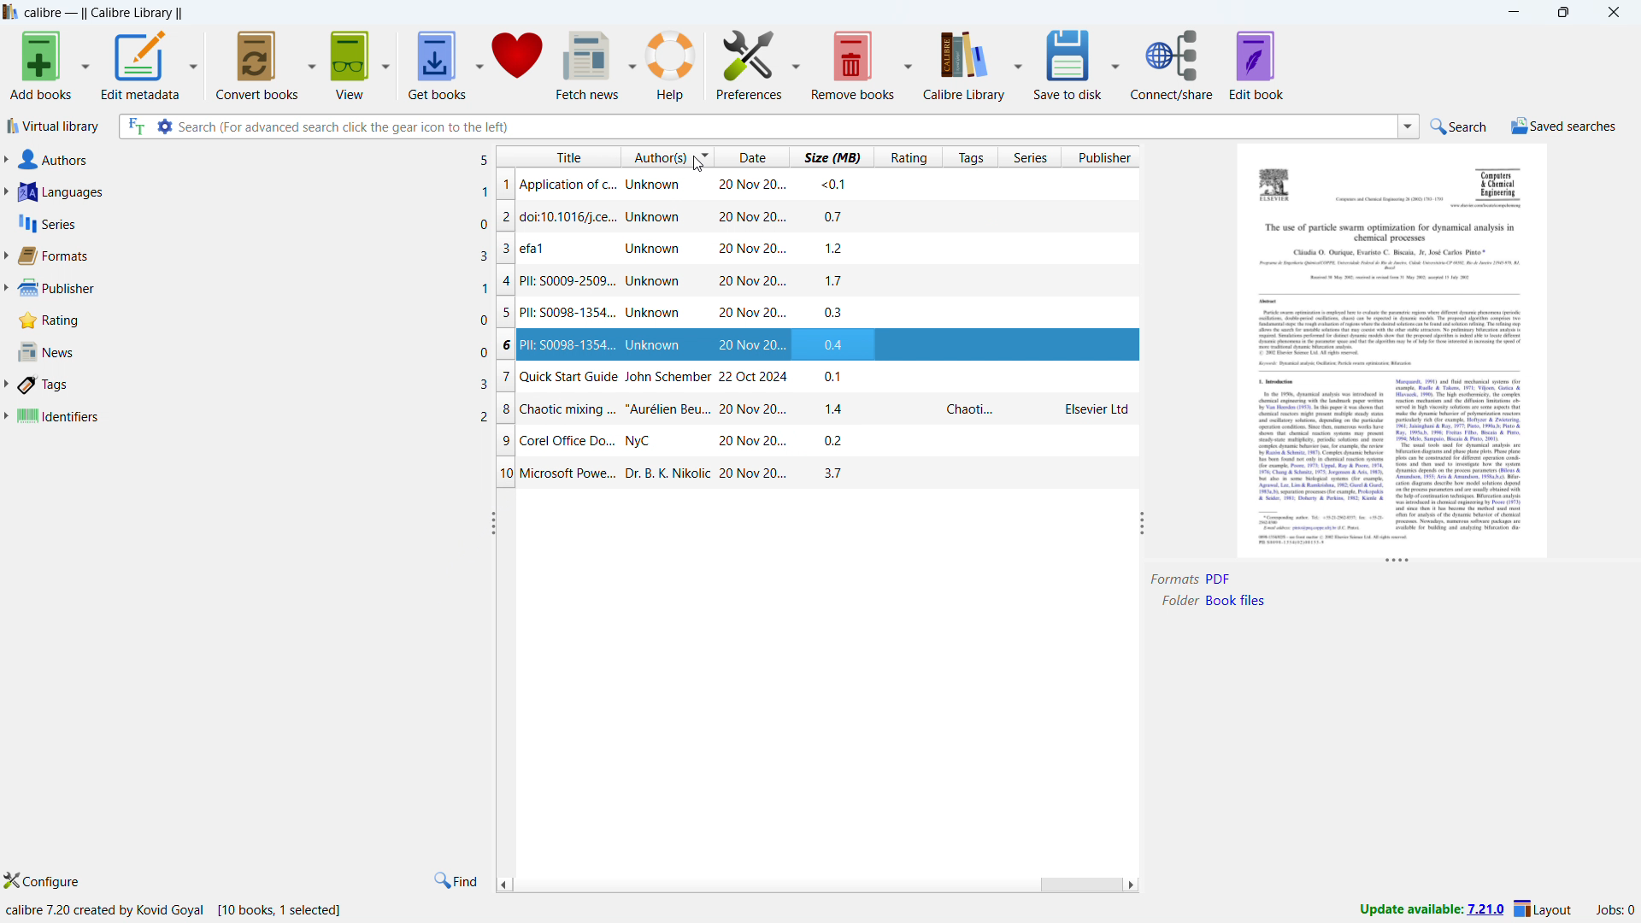  Describe the element at coordinates (47, 879) in the screenshot. I see `configure` at that location.